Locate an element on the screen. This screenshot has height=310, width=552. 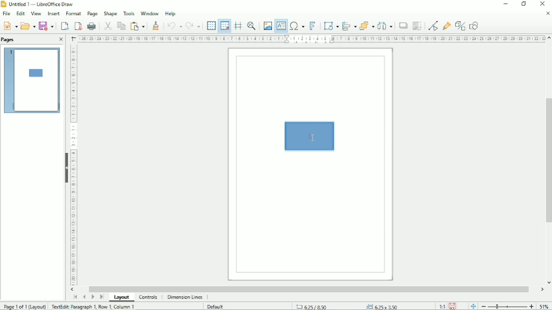
Scroll to first page is located at coordinates (75, 296).